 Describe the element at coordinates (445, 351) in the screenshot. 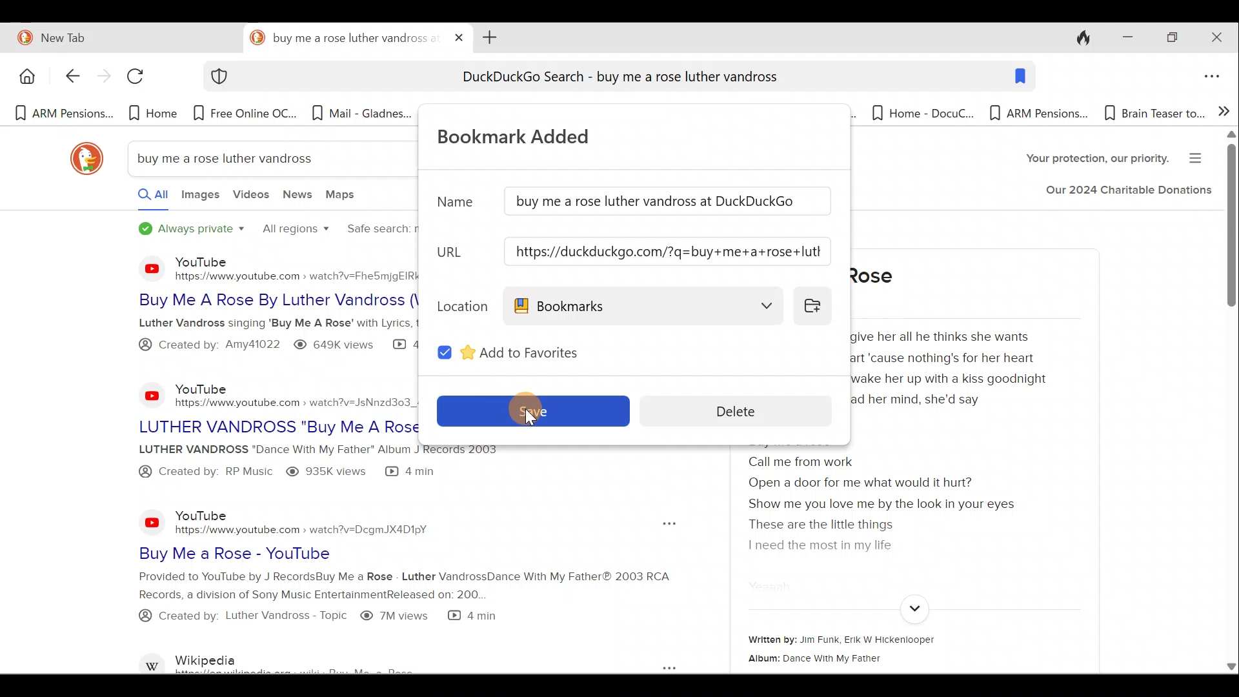

I see `Favorite button checked` at that location.